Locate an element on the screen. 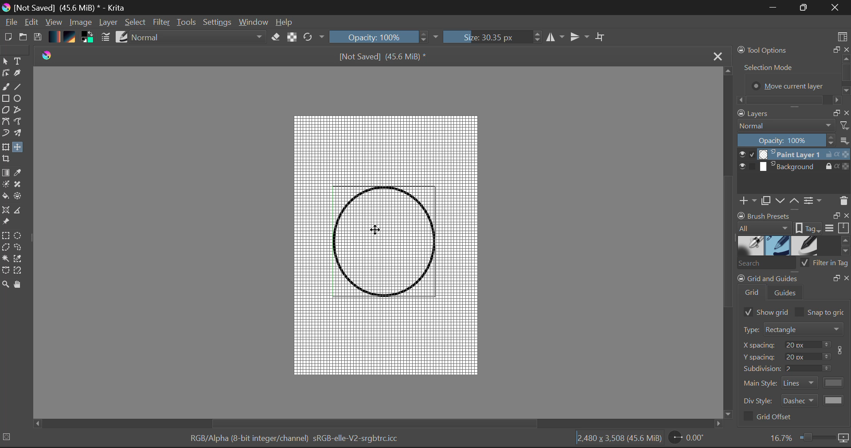 The image size is (851, 448). Select is located at coordinates (136, 23).